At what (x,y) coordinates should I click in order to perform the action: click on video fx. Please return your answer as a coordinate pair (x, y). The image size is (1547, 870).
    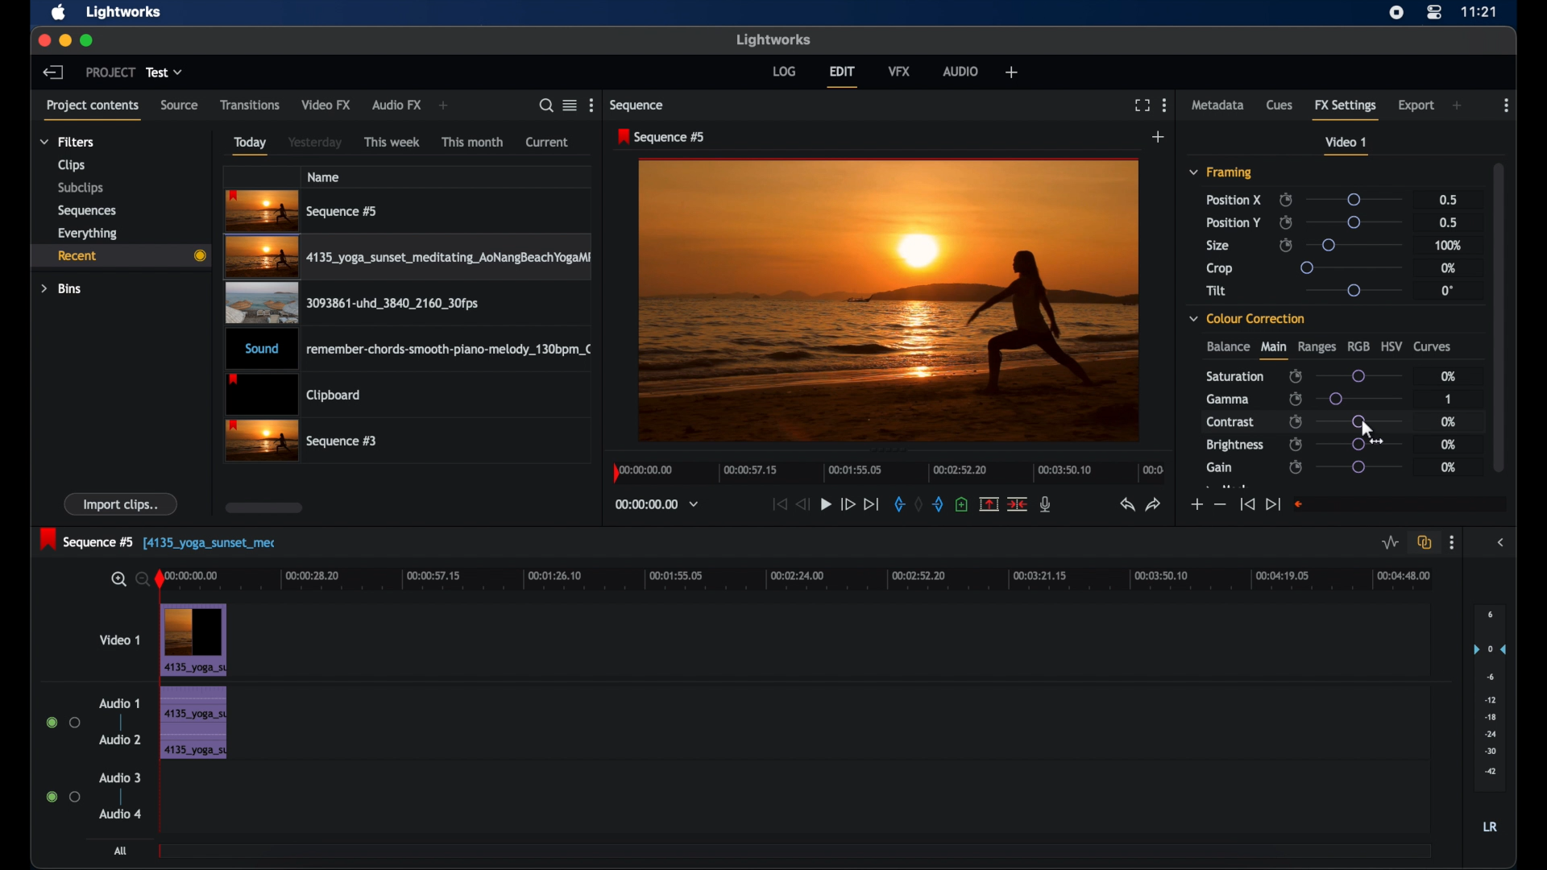
    Looking at the image, I should click on (326, 105).